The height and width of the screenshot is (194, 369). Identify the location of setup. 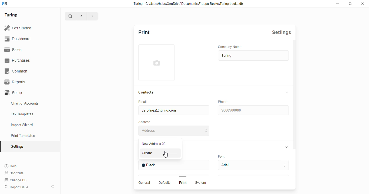
(14, 93).